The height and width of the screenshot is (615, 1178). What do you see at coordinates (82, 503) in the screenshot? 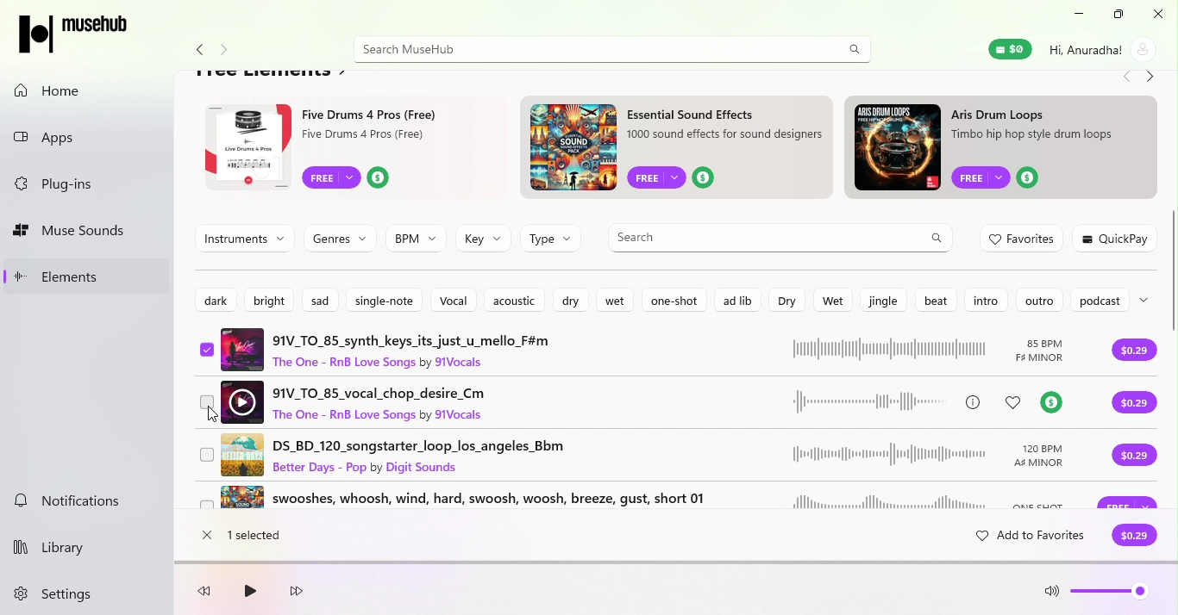
I see `Notifications` at bounding box center [82, 503].